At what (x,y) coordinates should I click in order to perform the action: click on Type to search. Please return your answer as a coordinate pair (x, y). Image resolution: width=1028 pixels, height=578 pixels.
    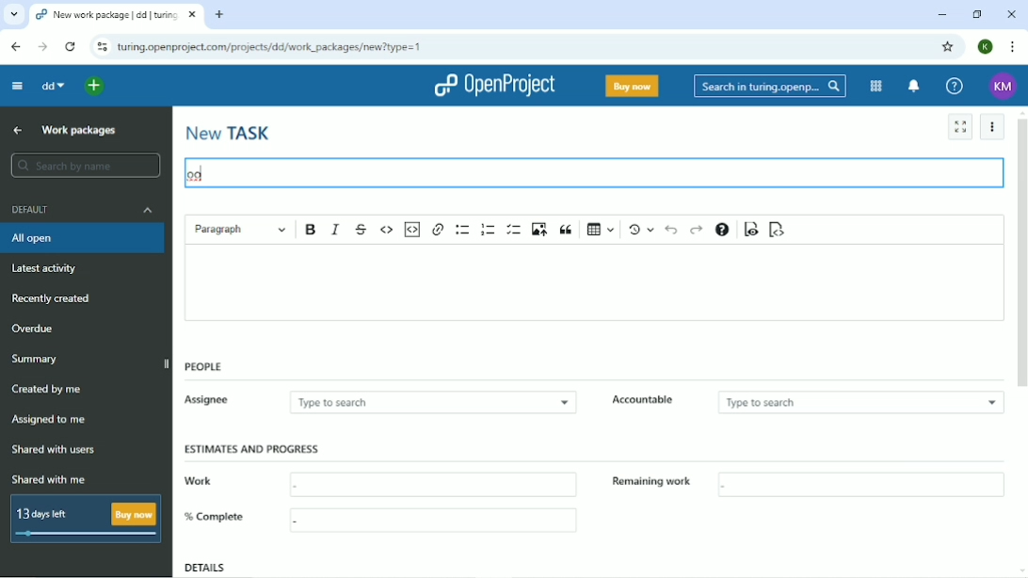
    Looking at the image, I should click on (425, 404).